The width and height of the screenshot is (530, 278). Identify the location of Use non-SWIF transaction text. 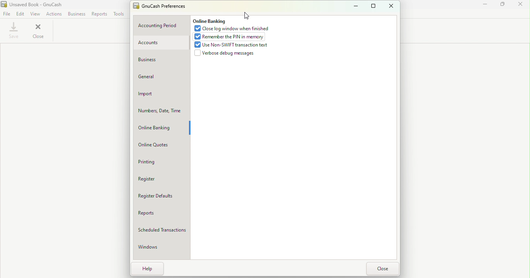
(230, 45).